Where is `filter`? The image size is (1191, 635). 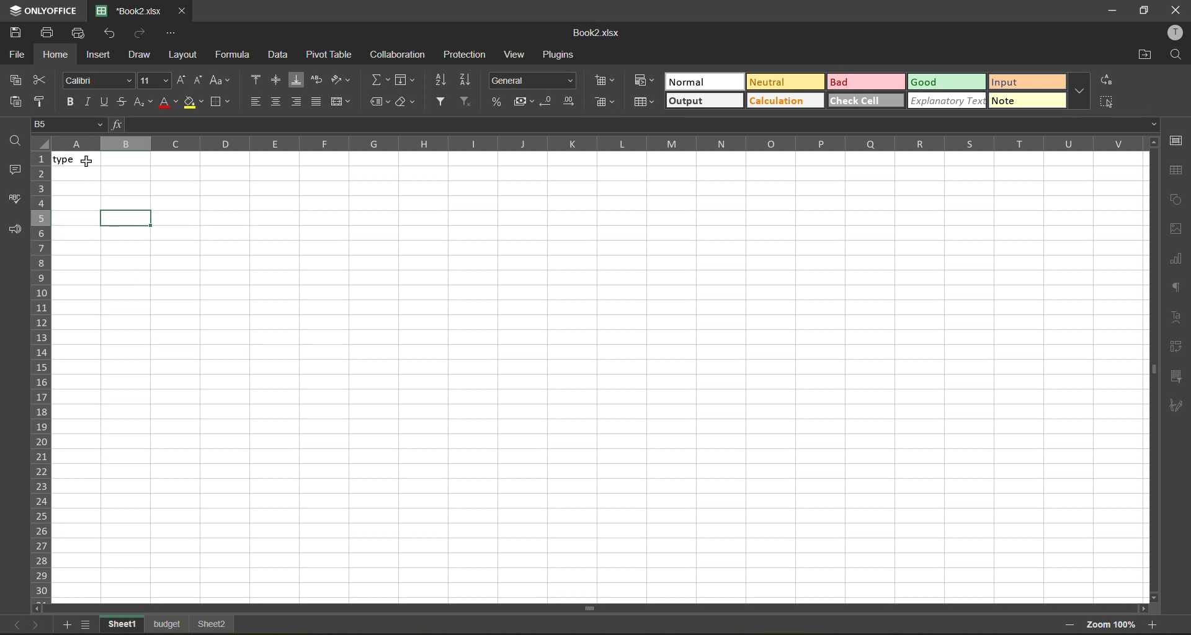 filter is located at coordinates (442, 102).